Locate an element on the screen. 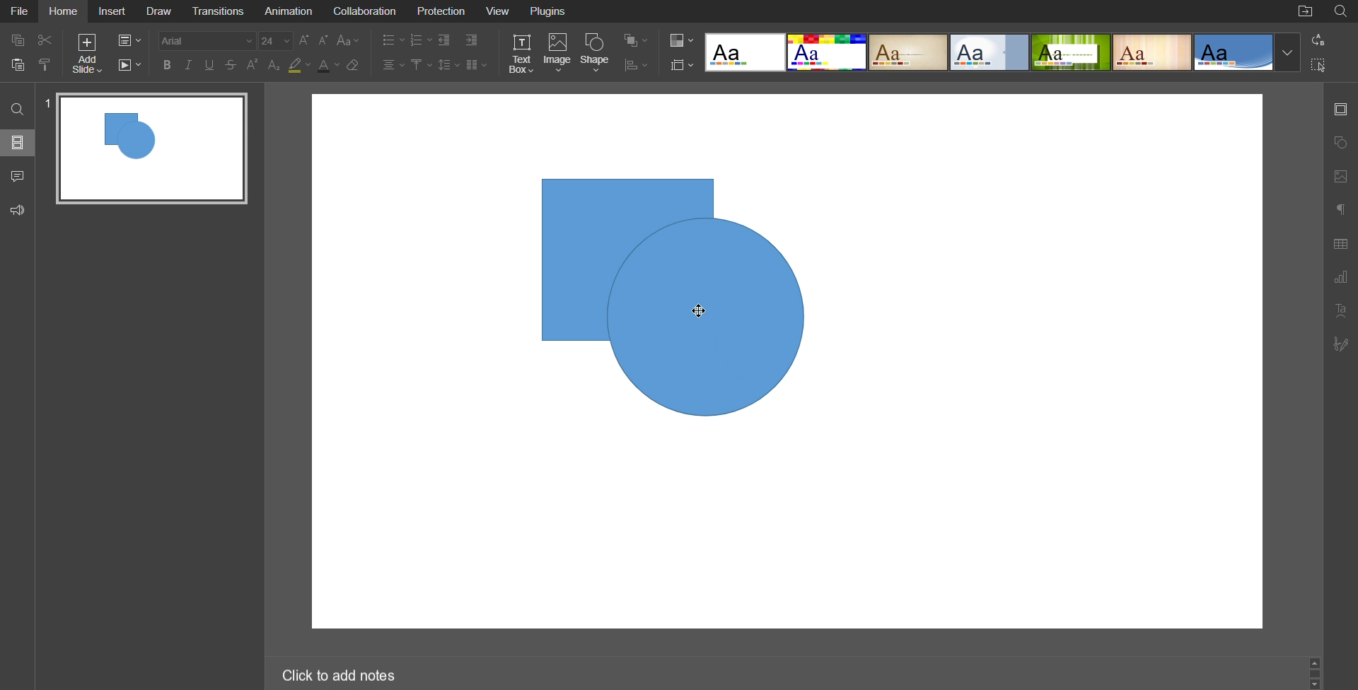  Increase Font is located at coordinates (304, 40).